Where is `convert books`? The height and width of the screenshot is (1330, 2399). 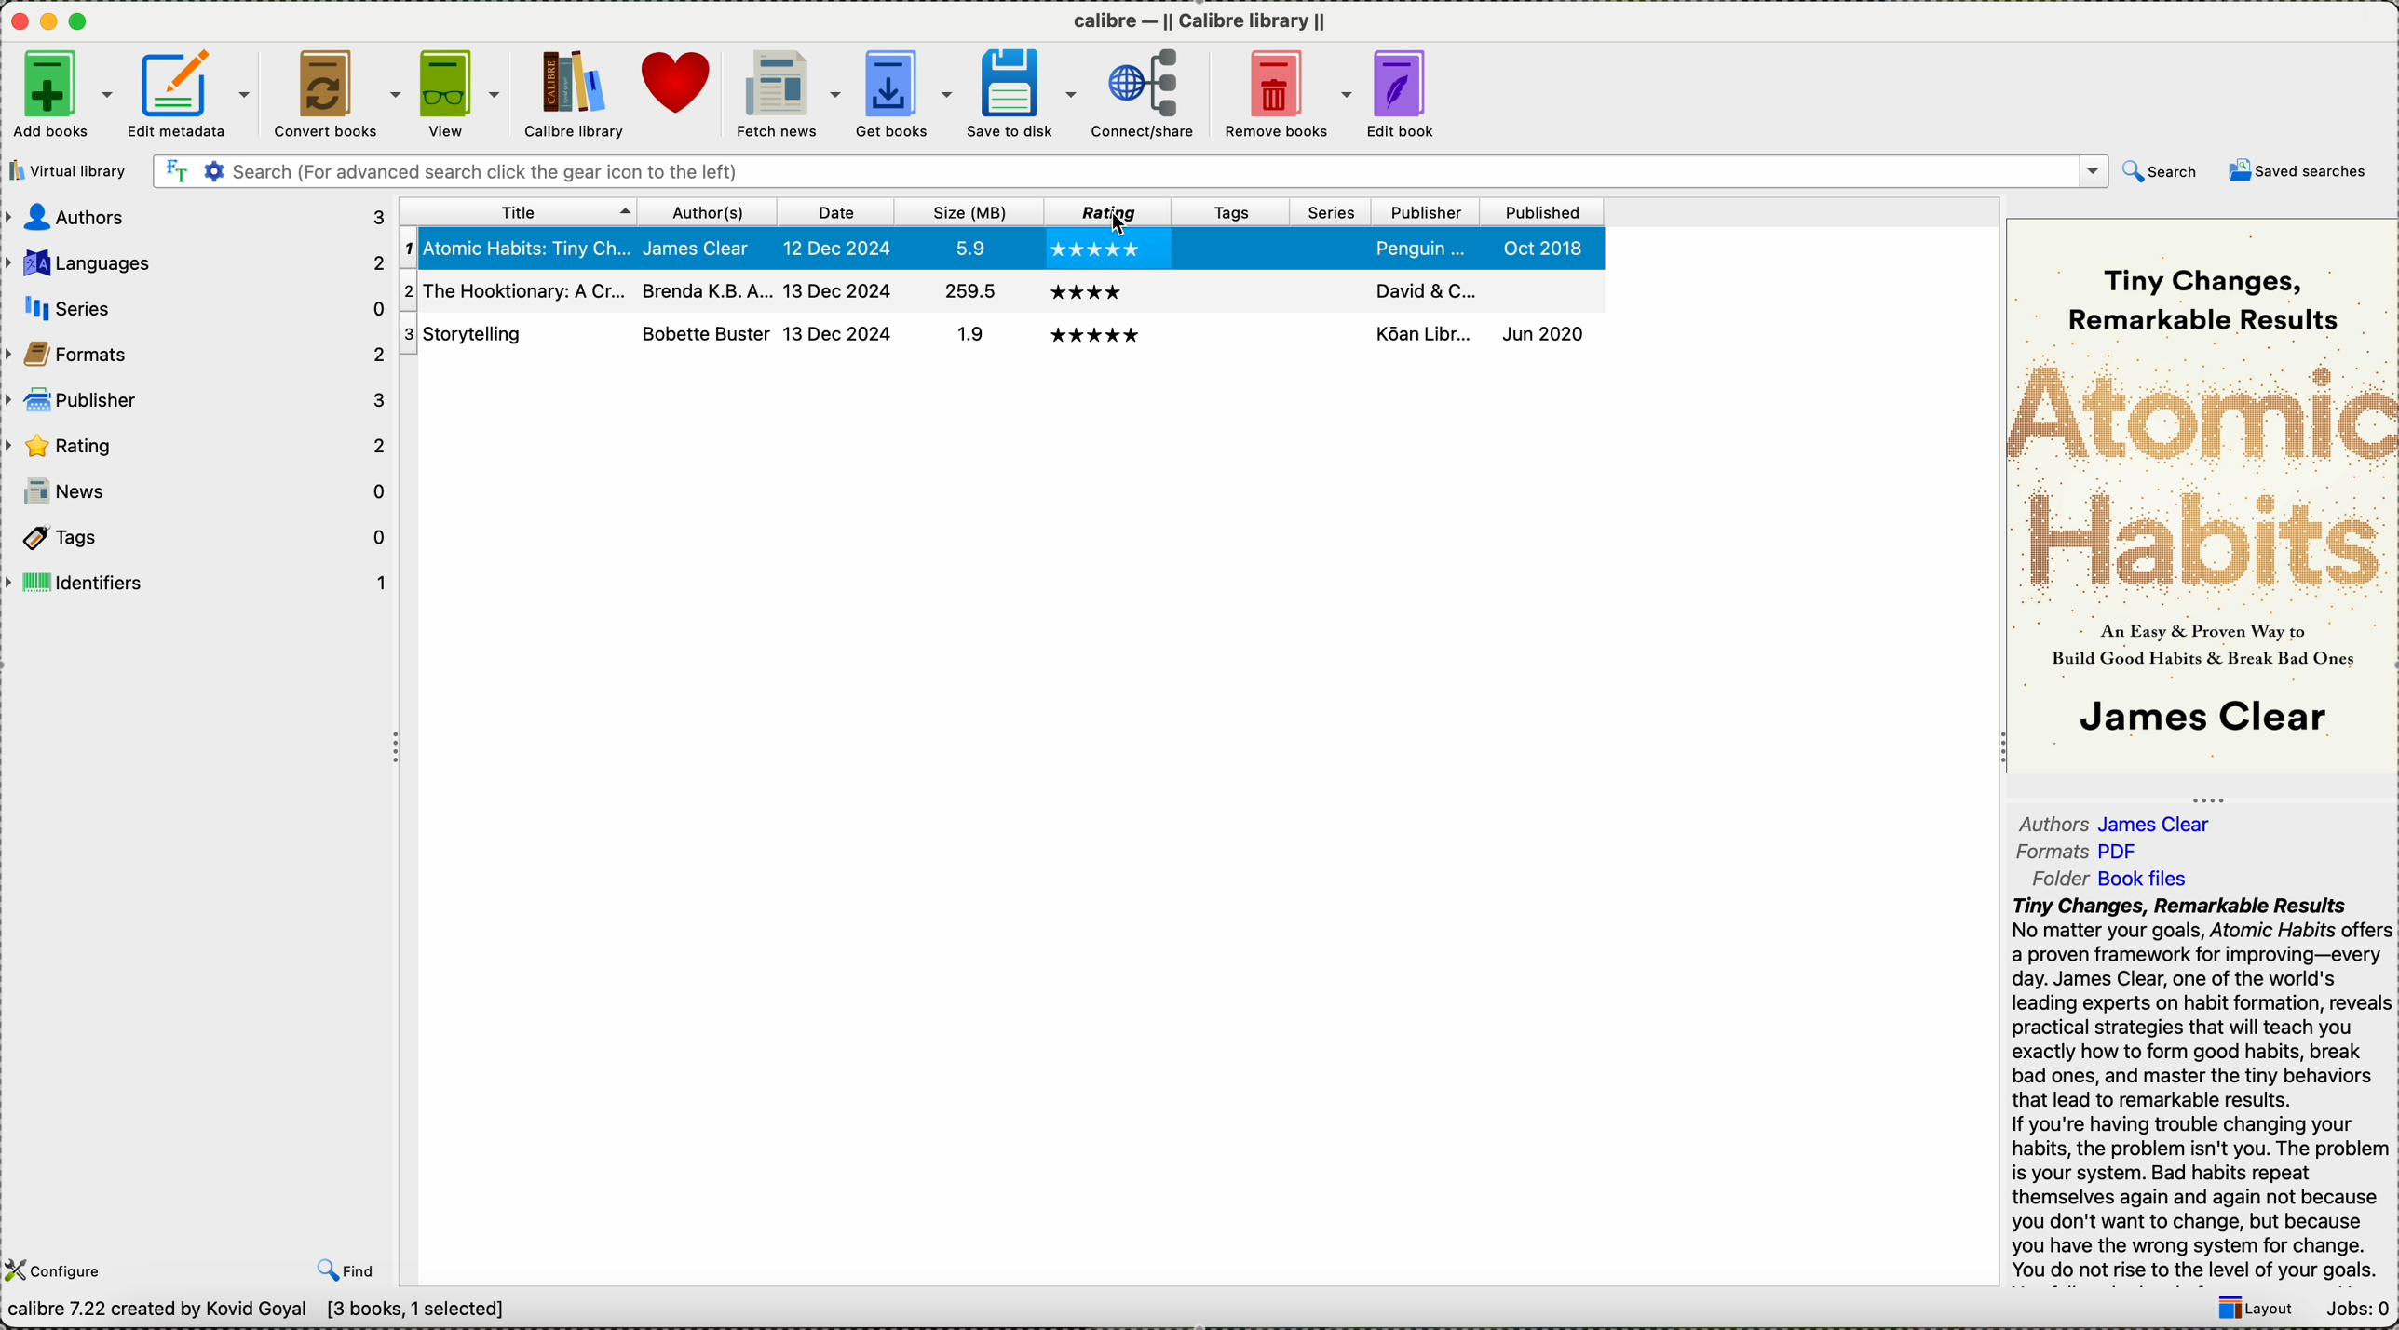 convert books is located at coordinates (337, 94).